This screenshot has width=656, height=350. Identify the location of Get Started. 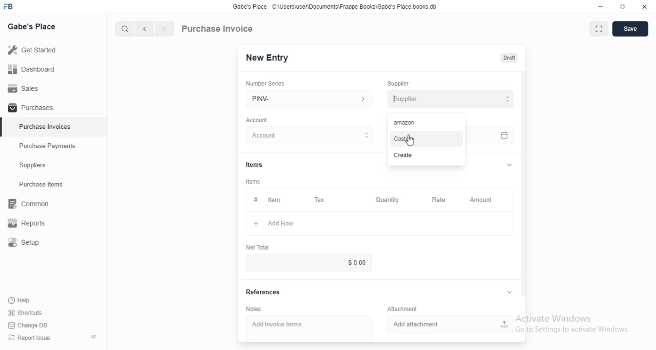
(53, 50).